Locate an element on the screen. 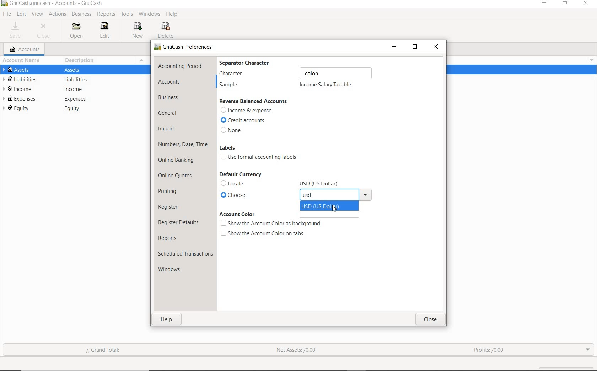  ACCOUNTS is located at coordinates (25, 49).